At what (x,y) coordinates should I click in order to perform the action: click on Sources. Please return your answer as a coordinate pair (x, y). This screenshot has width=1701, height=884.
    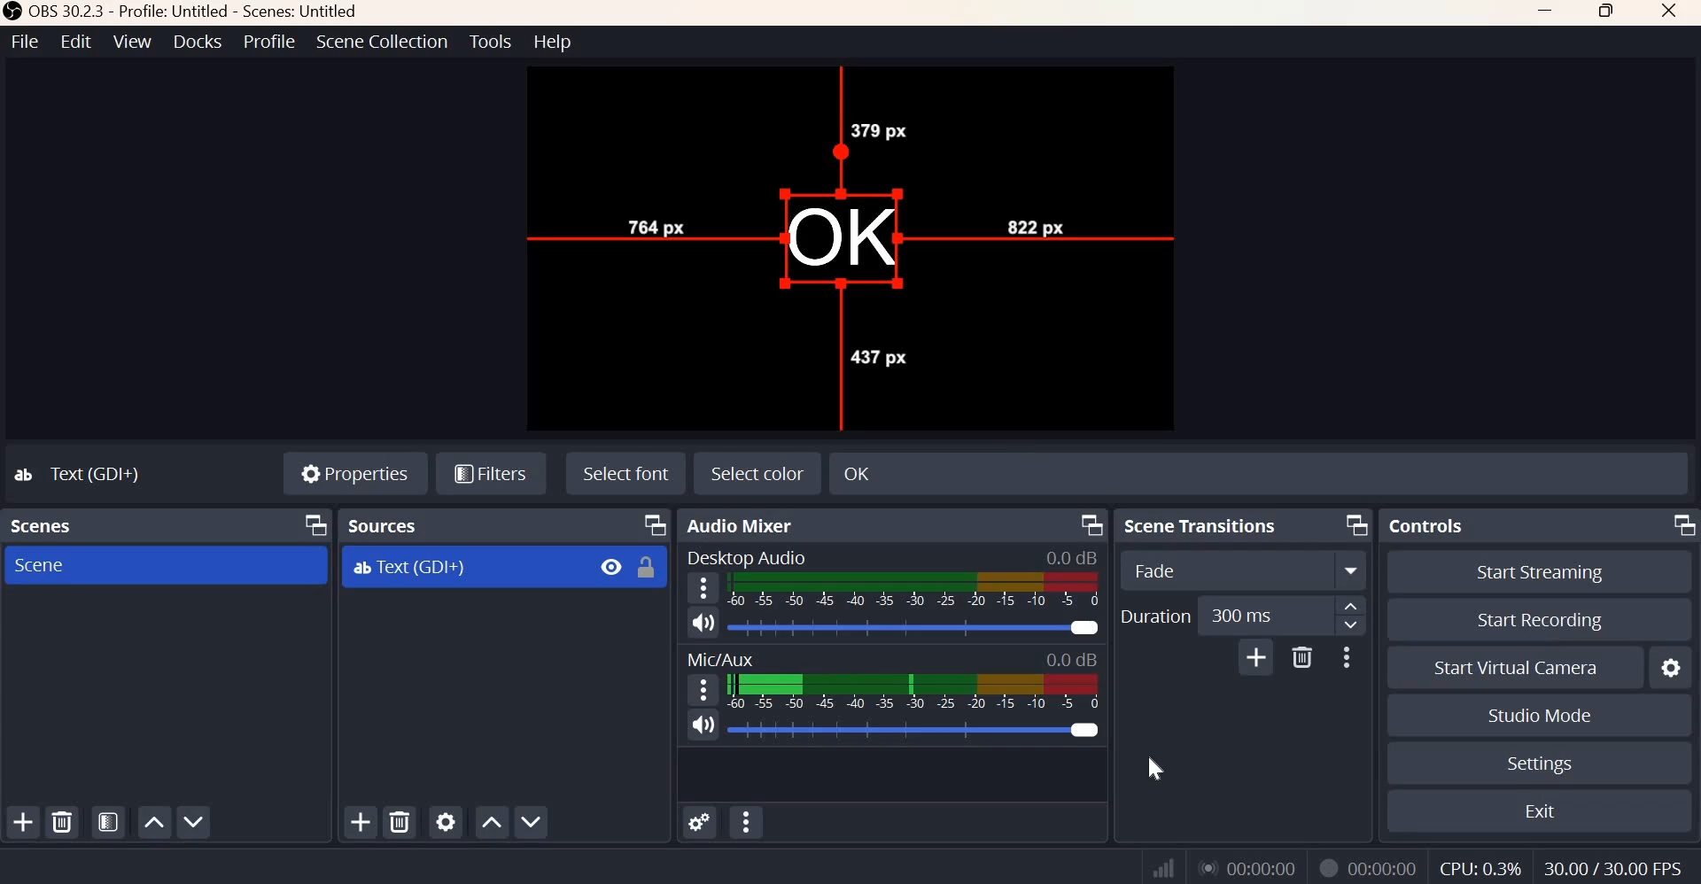
    Looking at the image, I should click on (386, 525).